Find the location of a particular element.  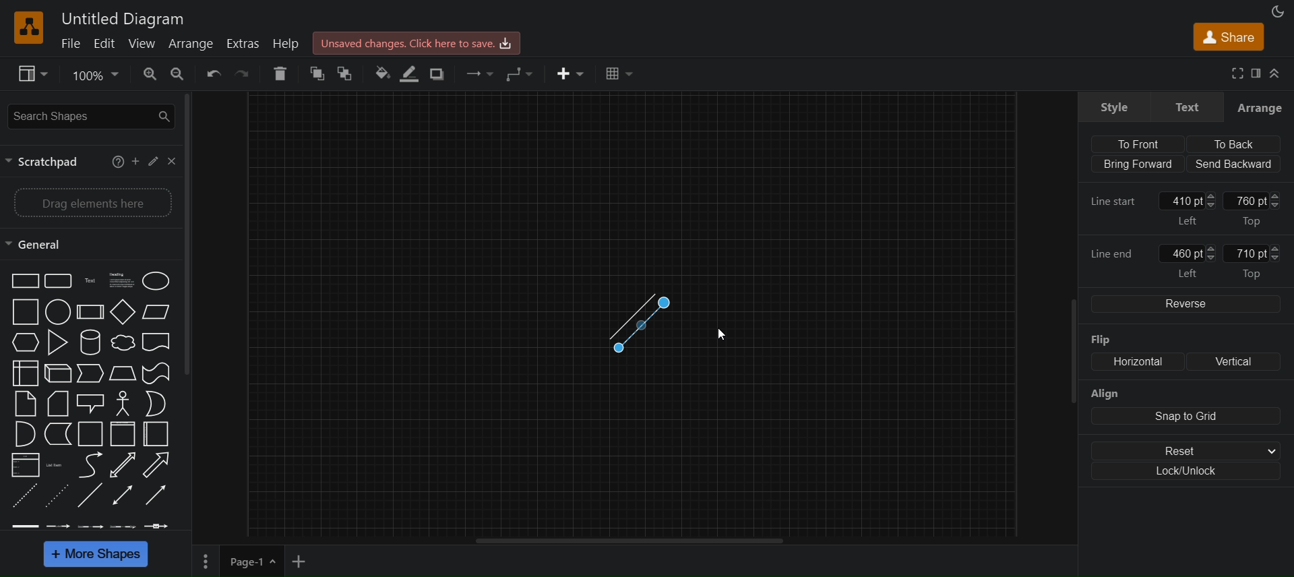

insert page is located at coordinates (301, 562).